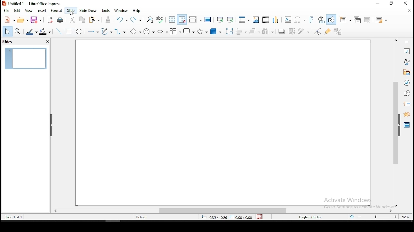 This screenshot has height=232, width=414. I want to click on english (india), so click(310, 218).